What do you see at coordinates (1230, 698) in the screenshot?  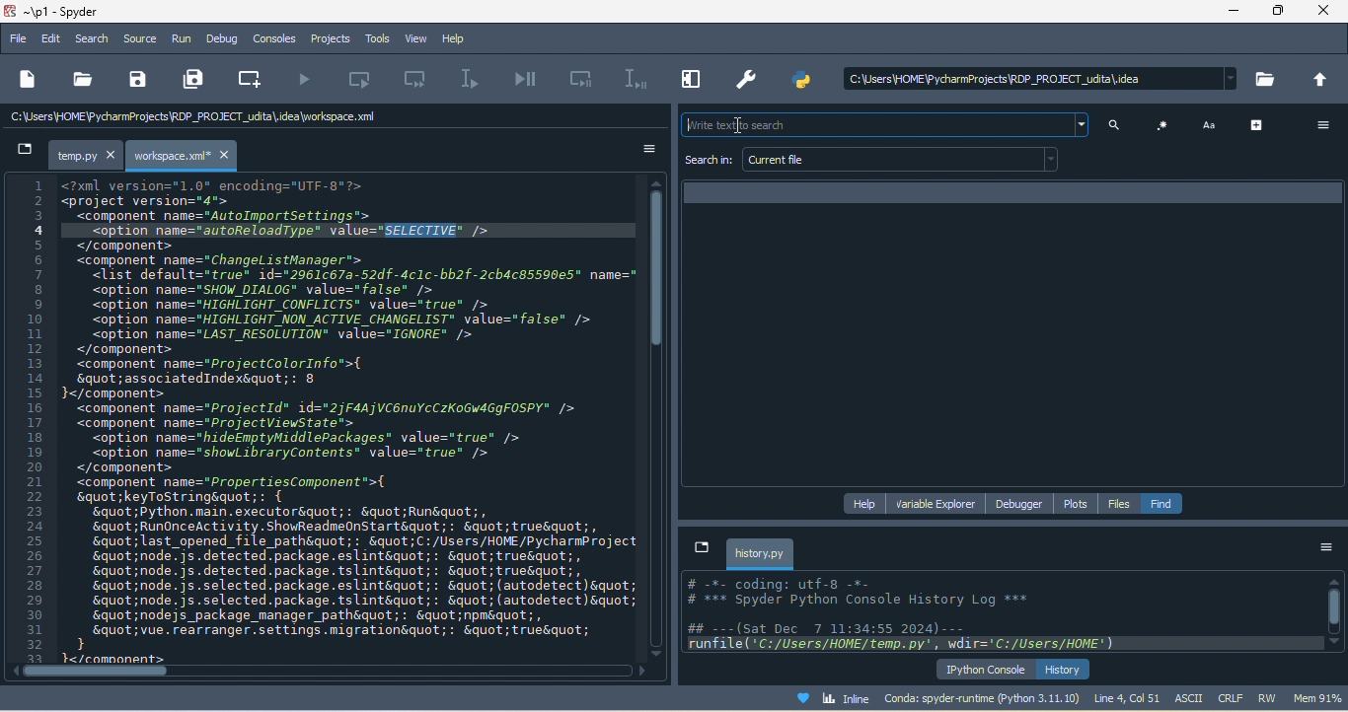 I see `crlf` at bounding box center [1230, 698].